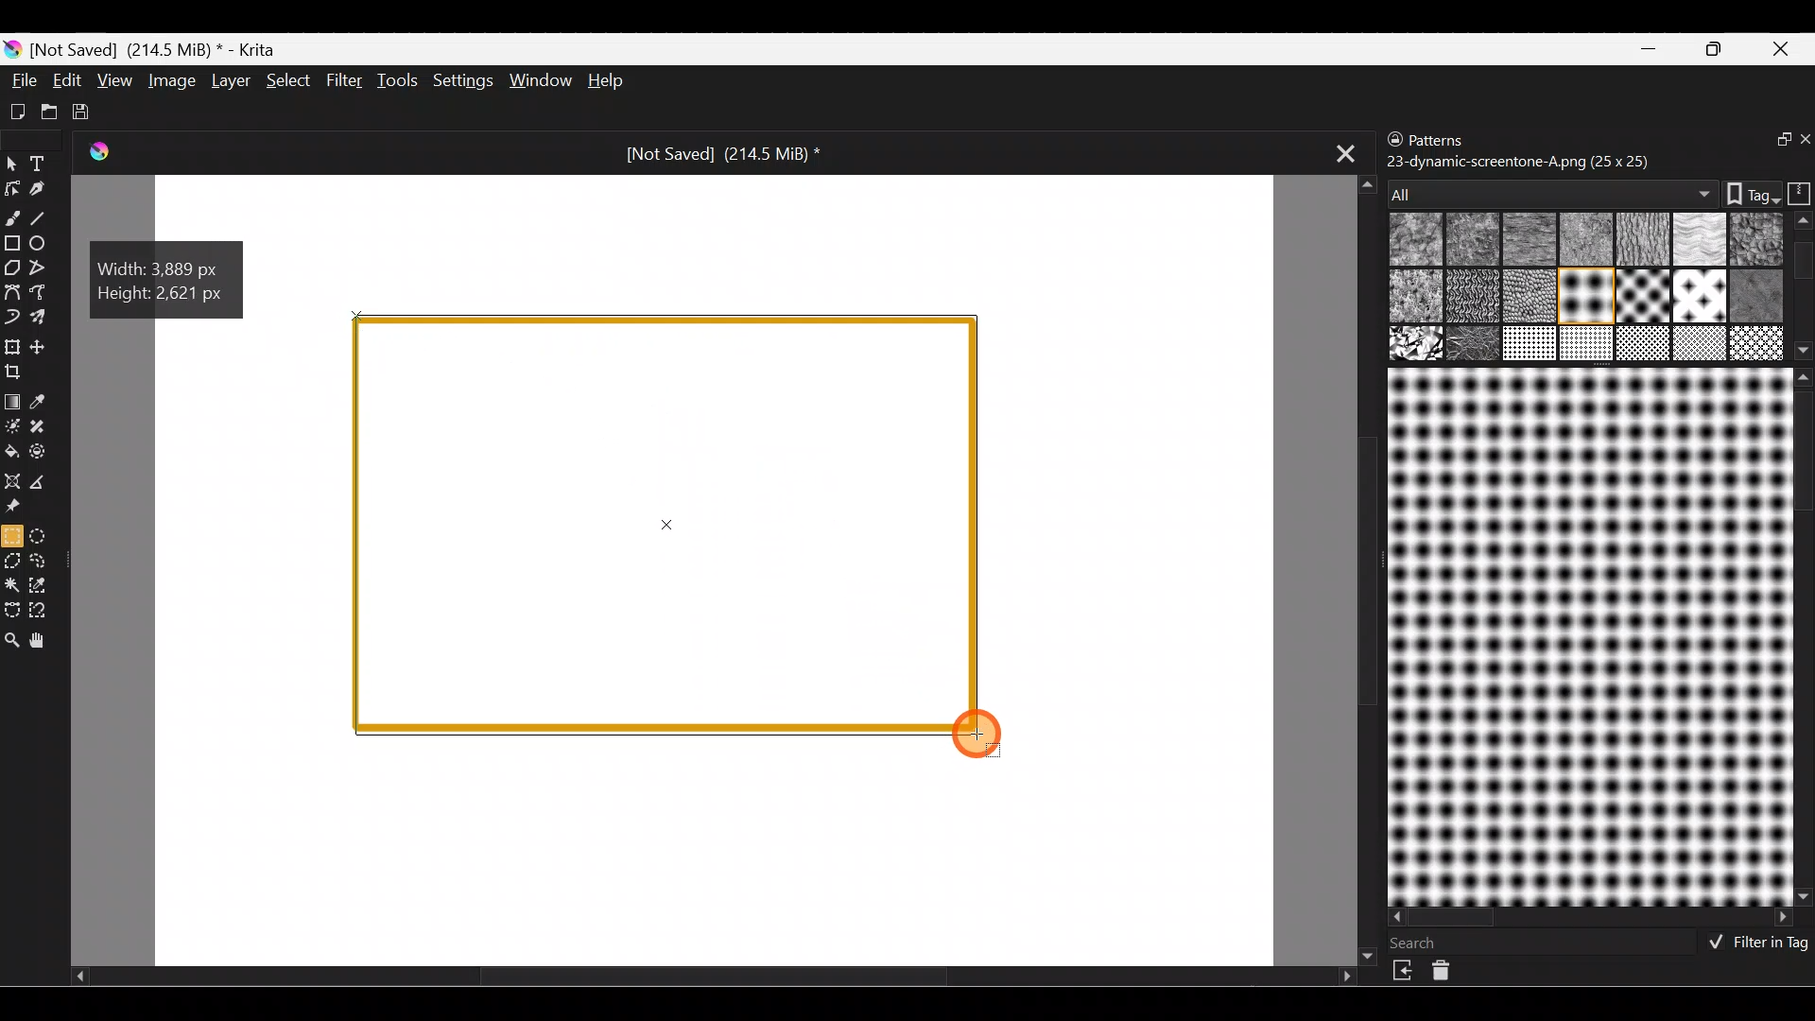  Describe the element at coordinates (713, 981) in the screenshot. I see `Scroll tab` at that location.